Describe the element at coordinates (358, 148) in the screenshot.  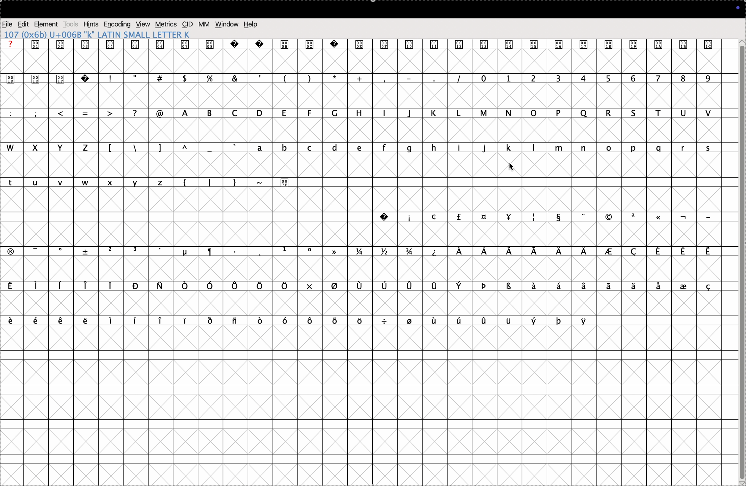
I see `e` at that location.